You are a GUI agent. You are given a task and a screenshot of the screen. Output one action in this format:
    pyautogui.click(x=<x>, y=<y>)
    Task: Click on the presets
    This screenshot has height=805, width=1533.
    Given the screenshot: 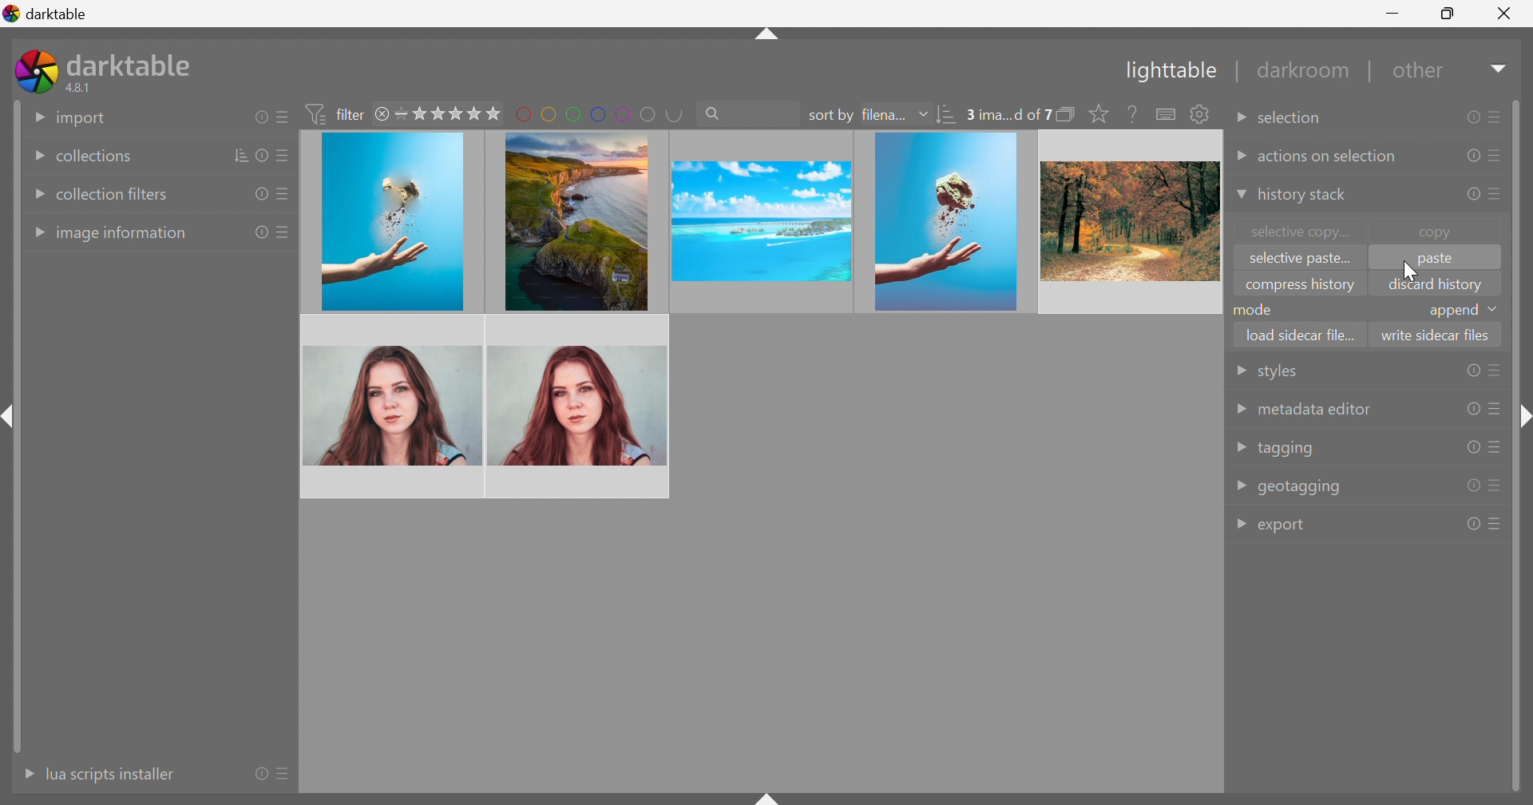 What is the action you would take?
    pyautogui.click(x=1495, y=115)
    